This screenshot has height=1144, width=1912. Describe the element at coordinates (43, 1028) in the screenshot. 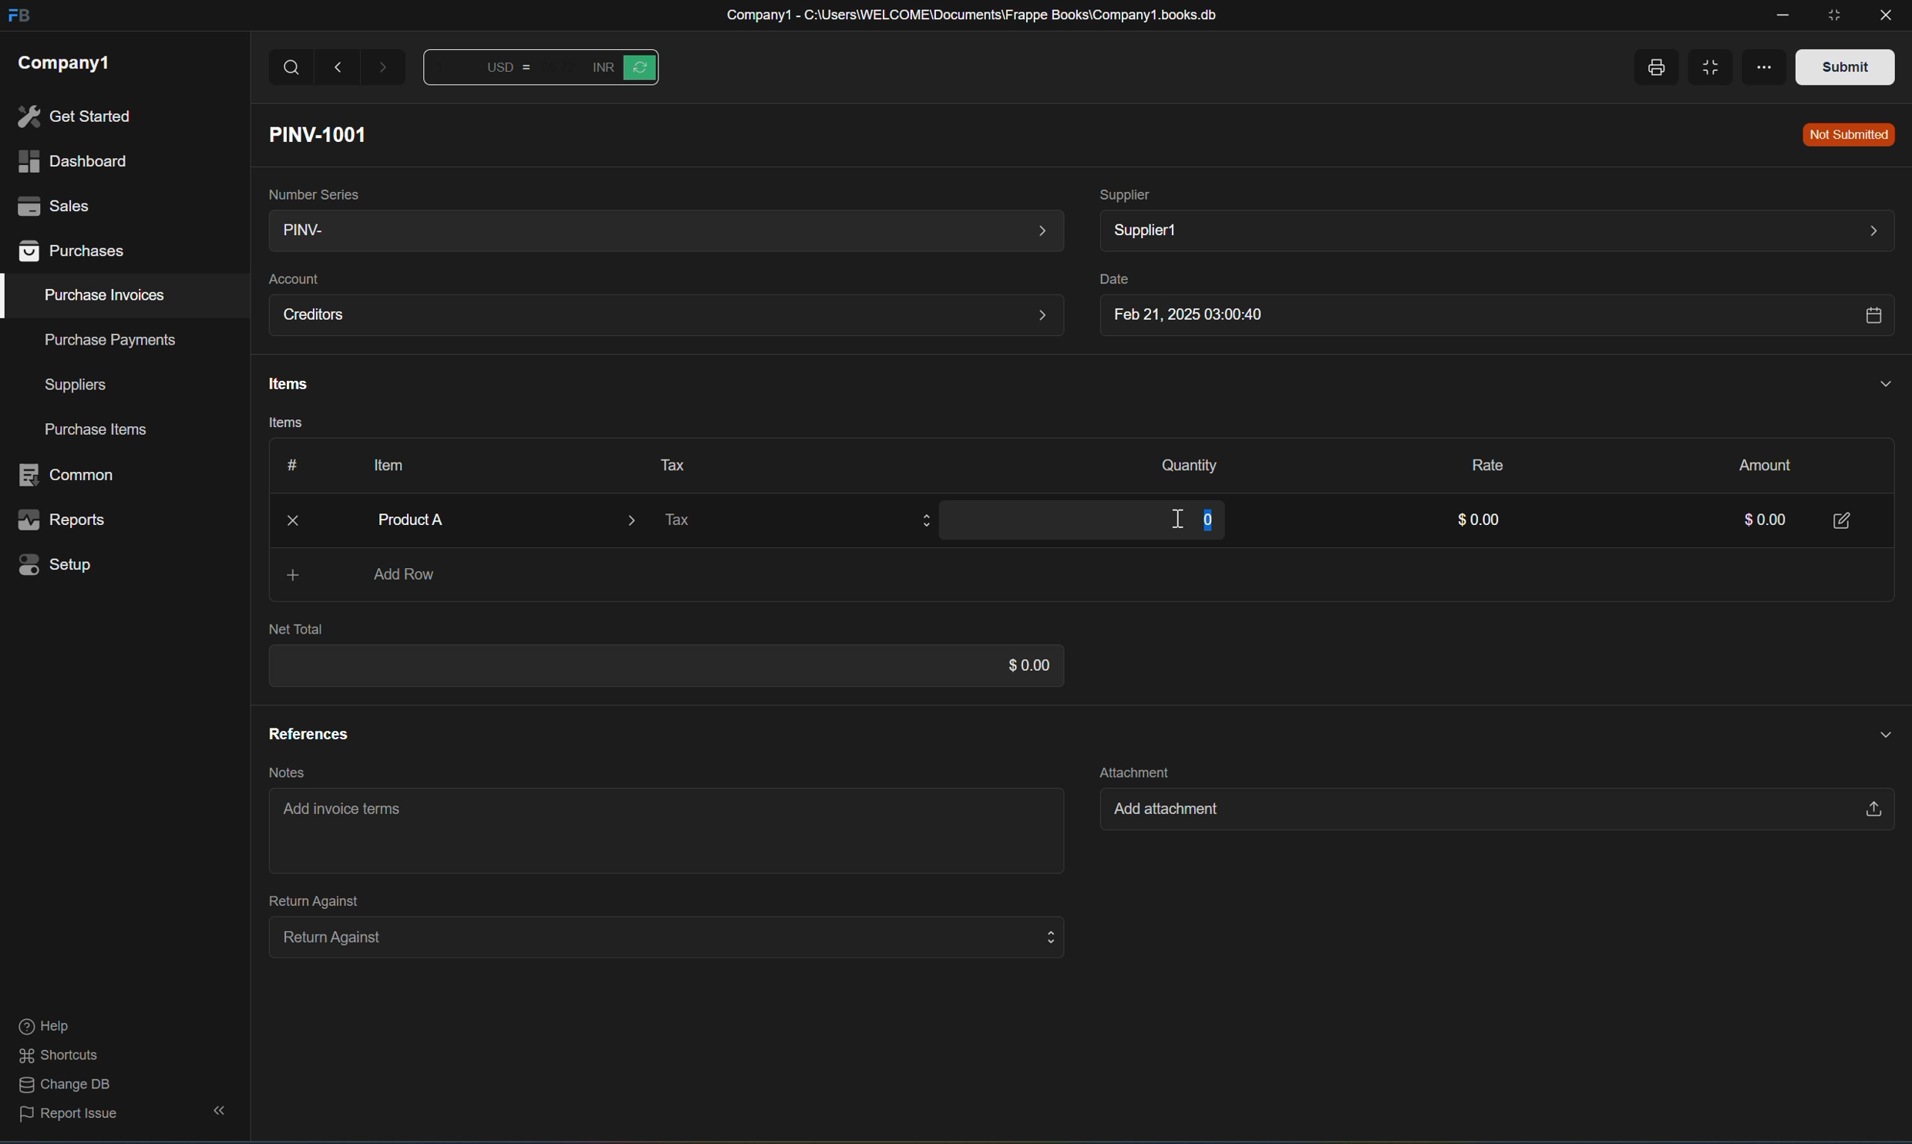

I see `help` at that location.